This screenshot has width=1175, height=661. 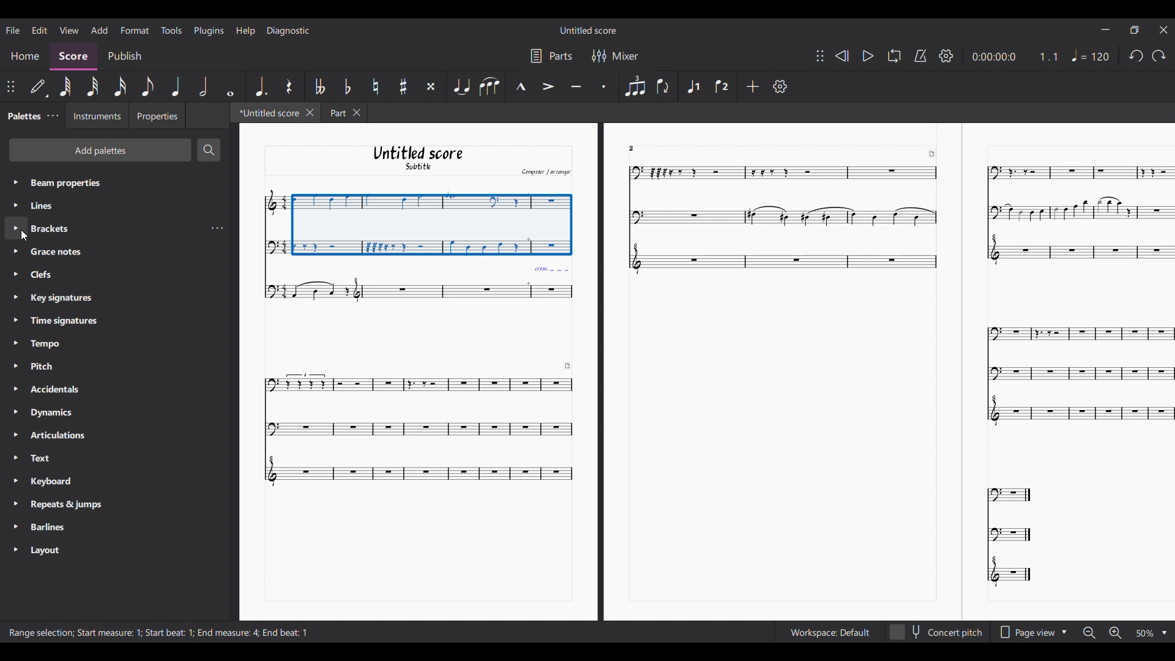 I want to click on Zoom in, so click(x=1114, y=633).